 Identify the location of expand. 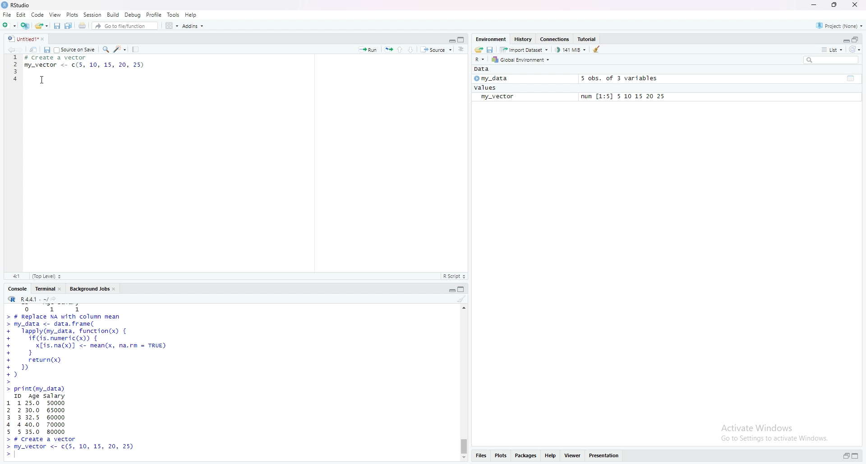
(451, 290).